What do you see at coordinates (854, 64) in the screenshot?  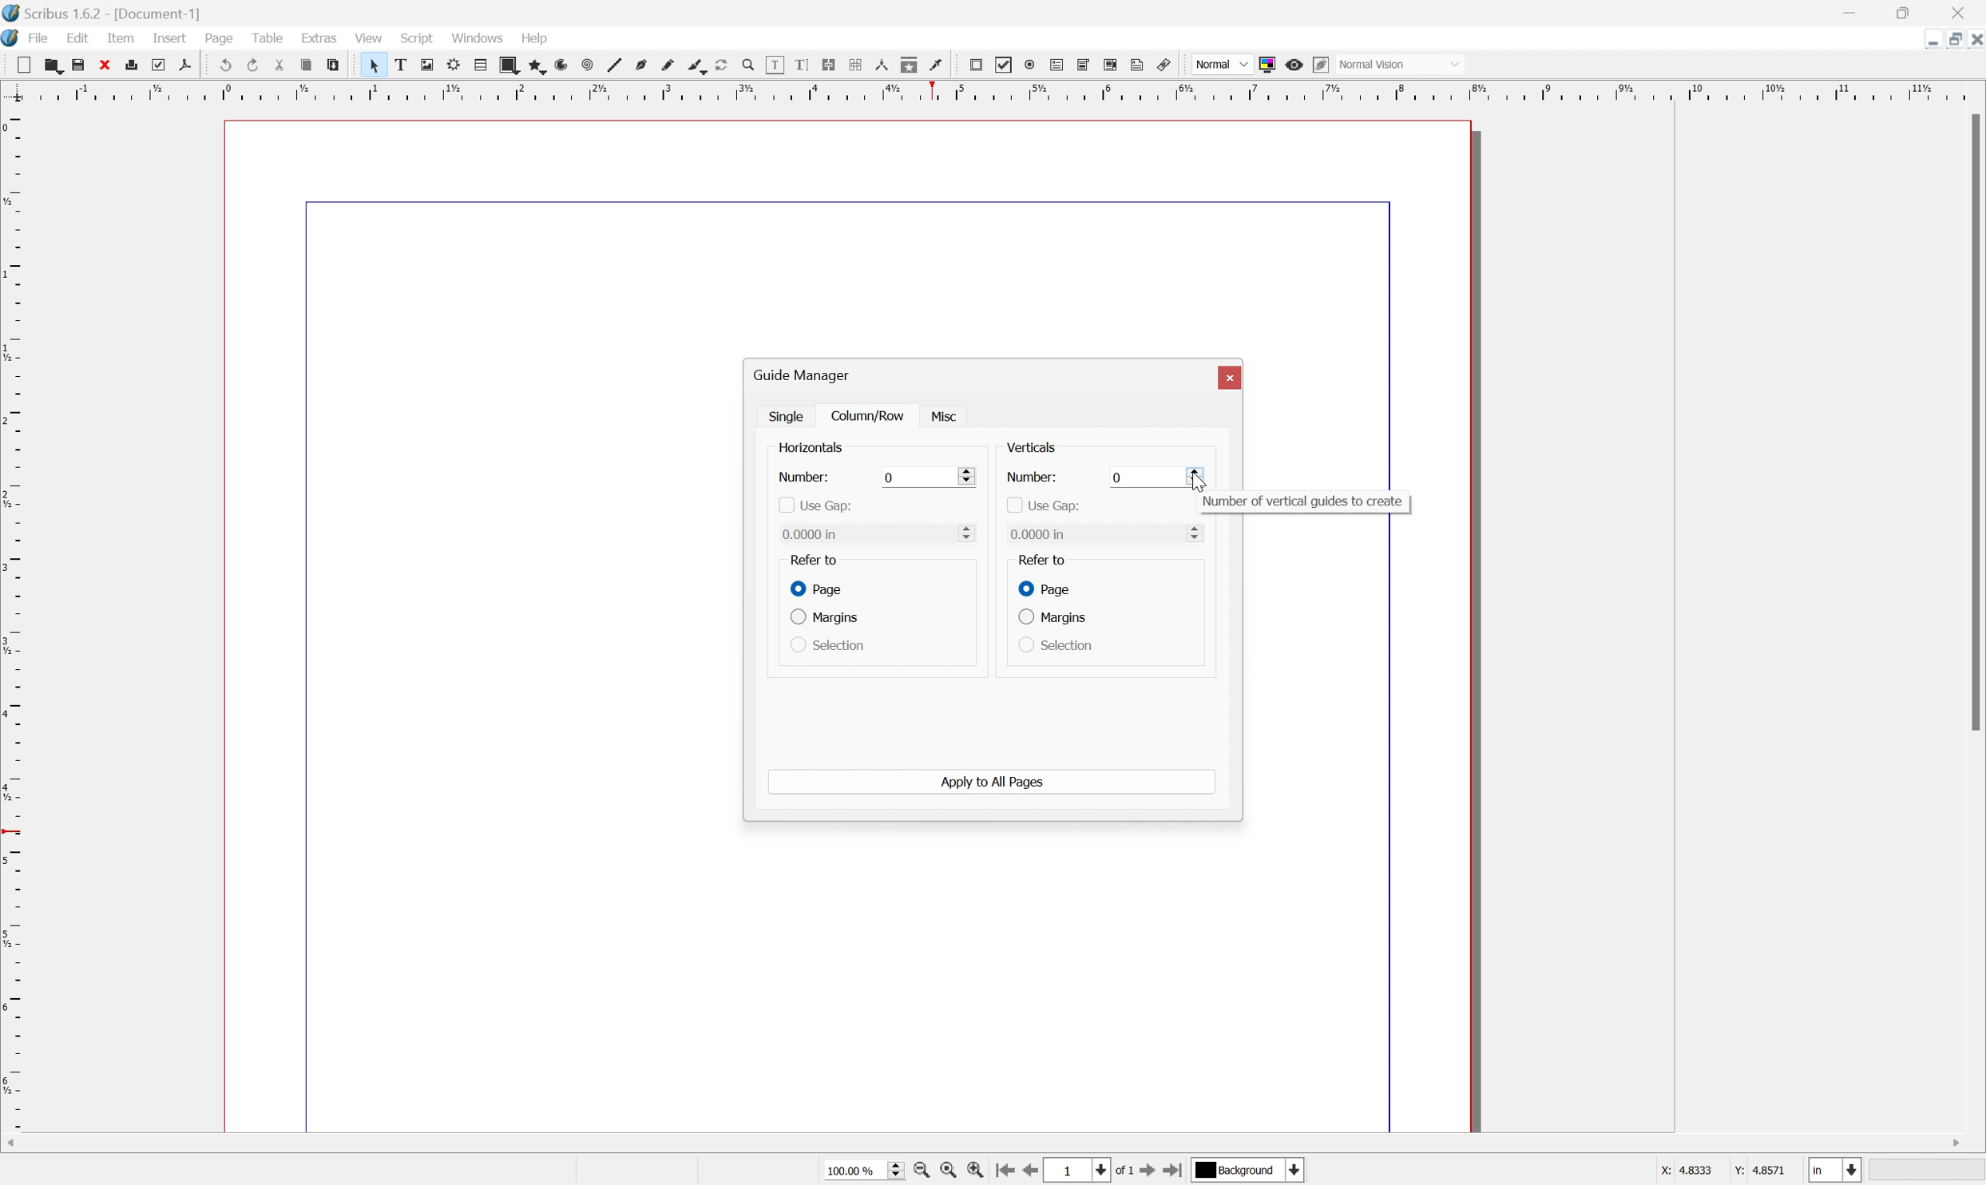 I see `unlink text frames` at bounding box center [854, 64].